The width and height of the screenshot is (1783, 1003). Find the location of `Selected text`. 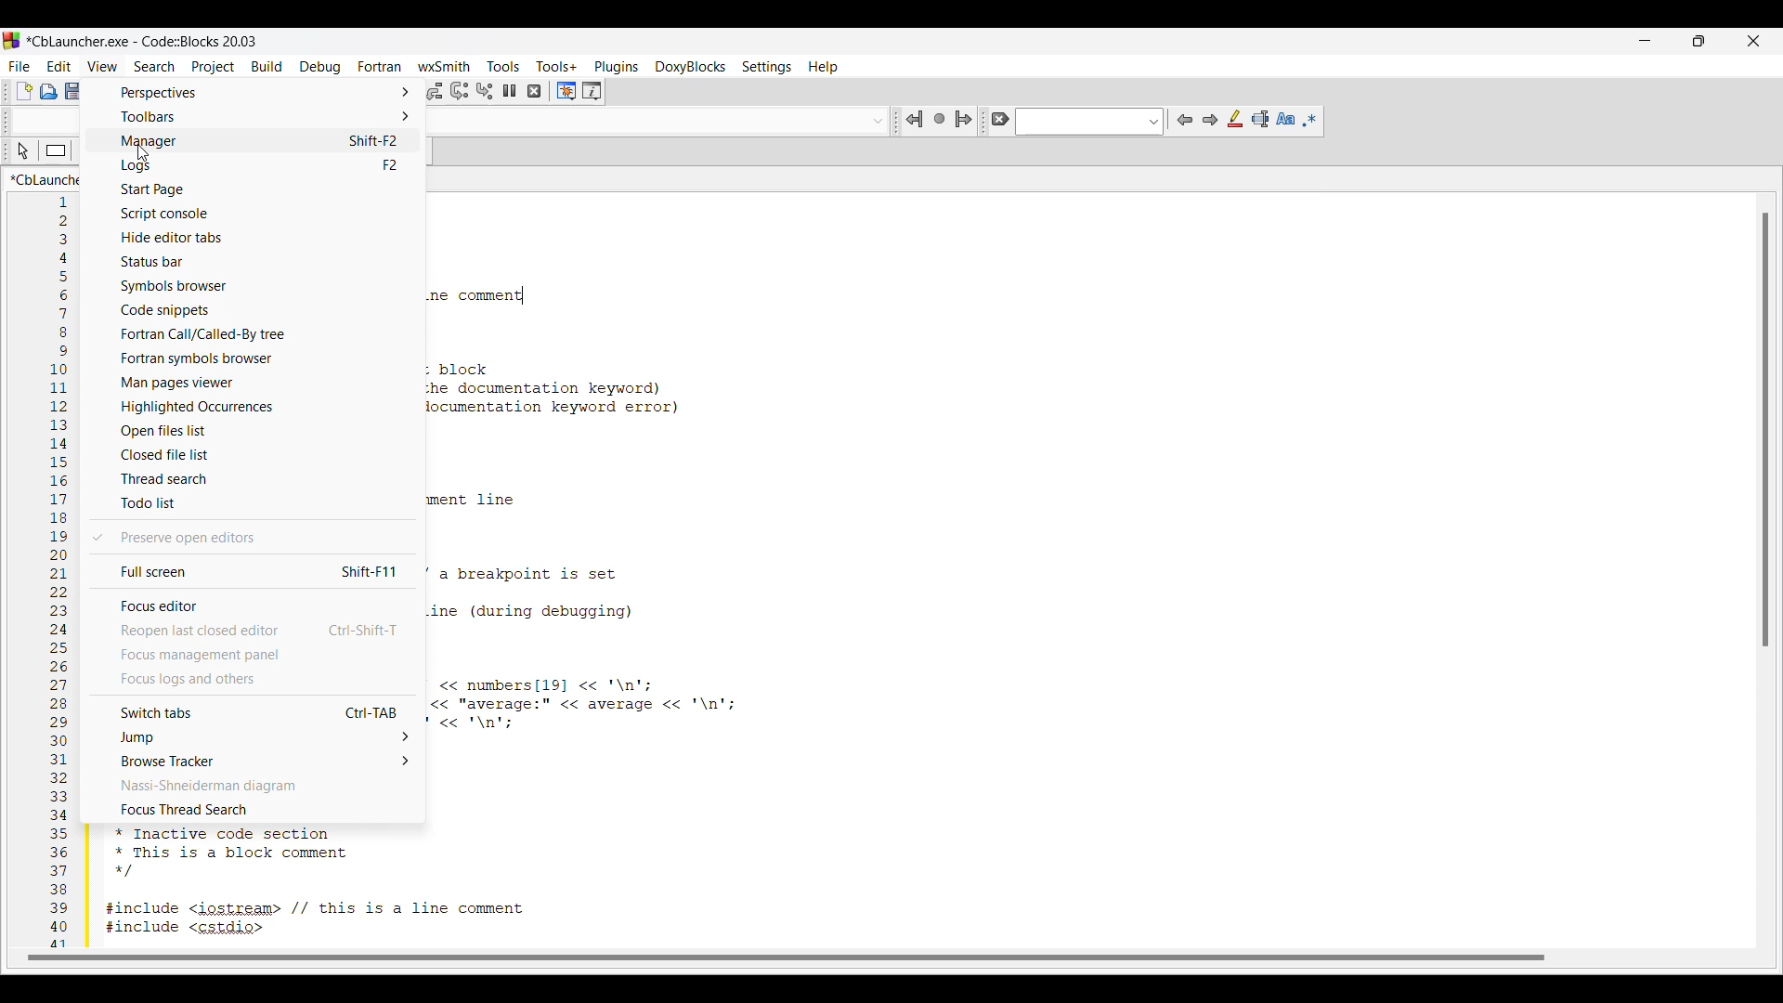

Selected text is located at coordinates (1260, 119).